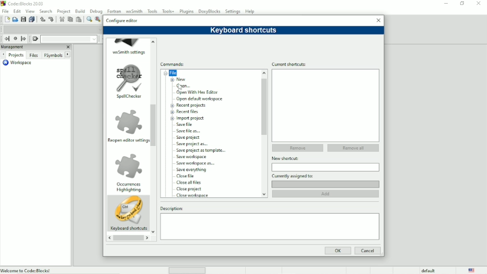  What do you see at coordinates (133, 10) in the screenshot?
I see `wxSmith` at bounding box center [133, 10].